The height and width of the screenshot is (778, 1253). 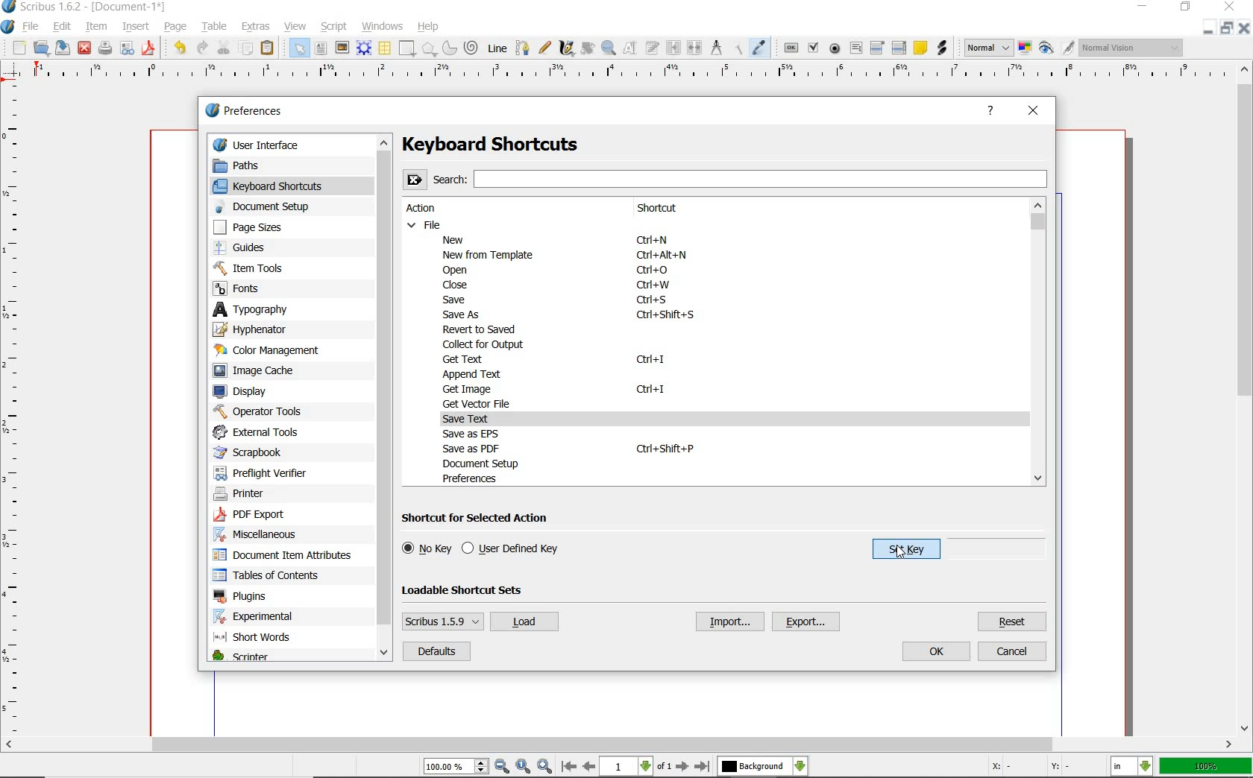 What do you see at coordinates (150, 49) in the screenshot?
I see `save as pdf` at bounding box center [150, 49].